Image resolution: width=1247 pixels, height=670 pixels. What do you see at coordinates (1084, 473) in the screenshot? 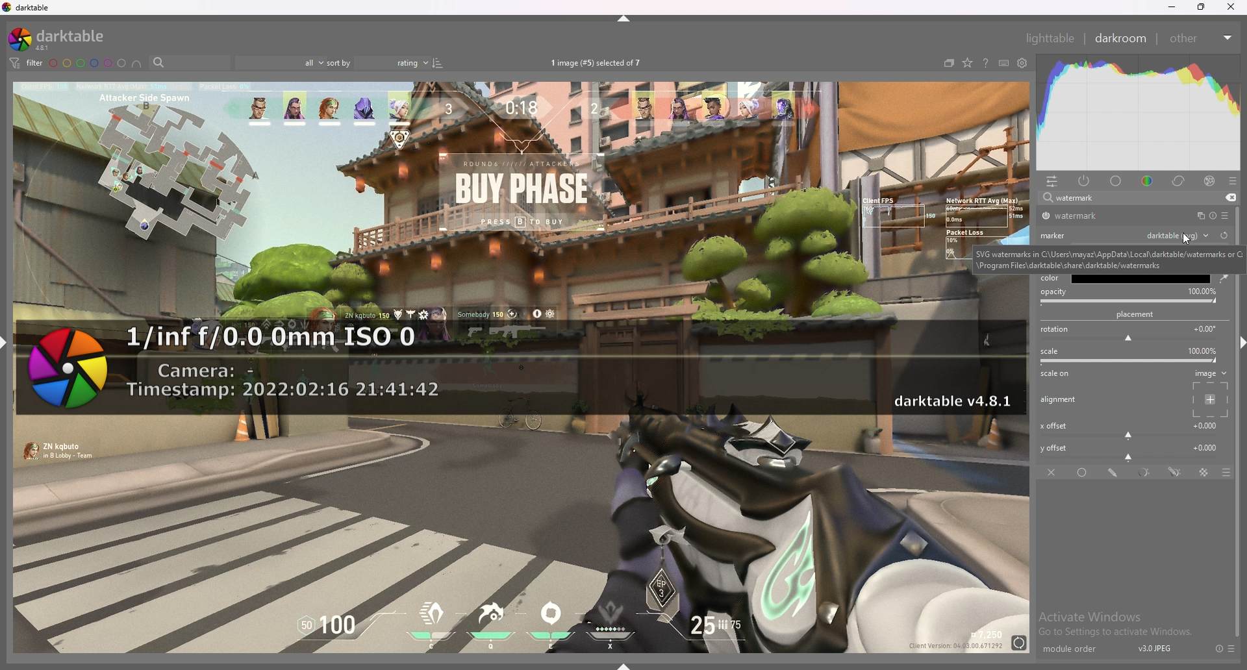
I see `uniformly` at bounding box center [1084, 473].